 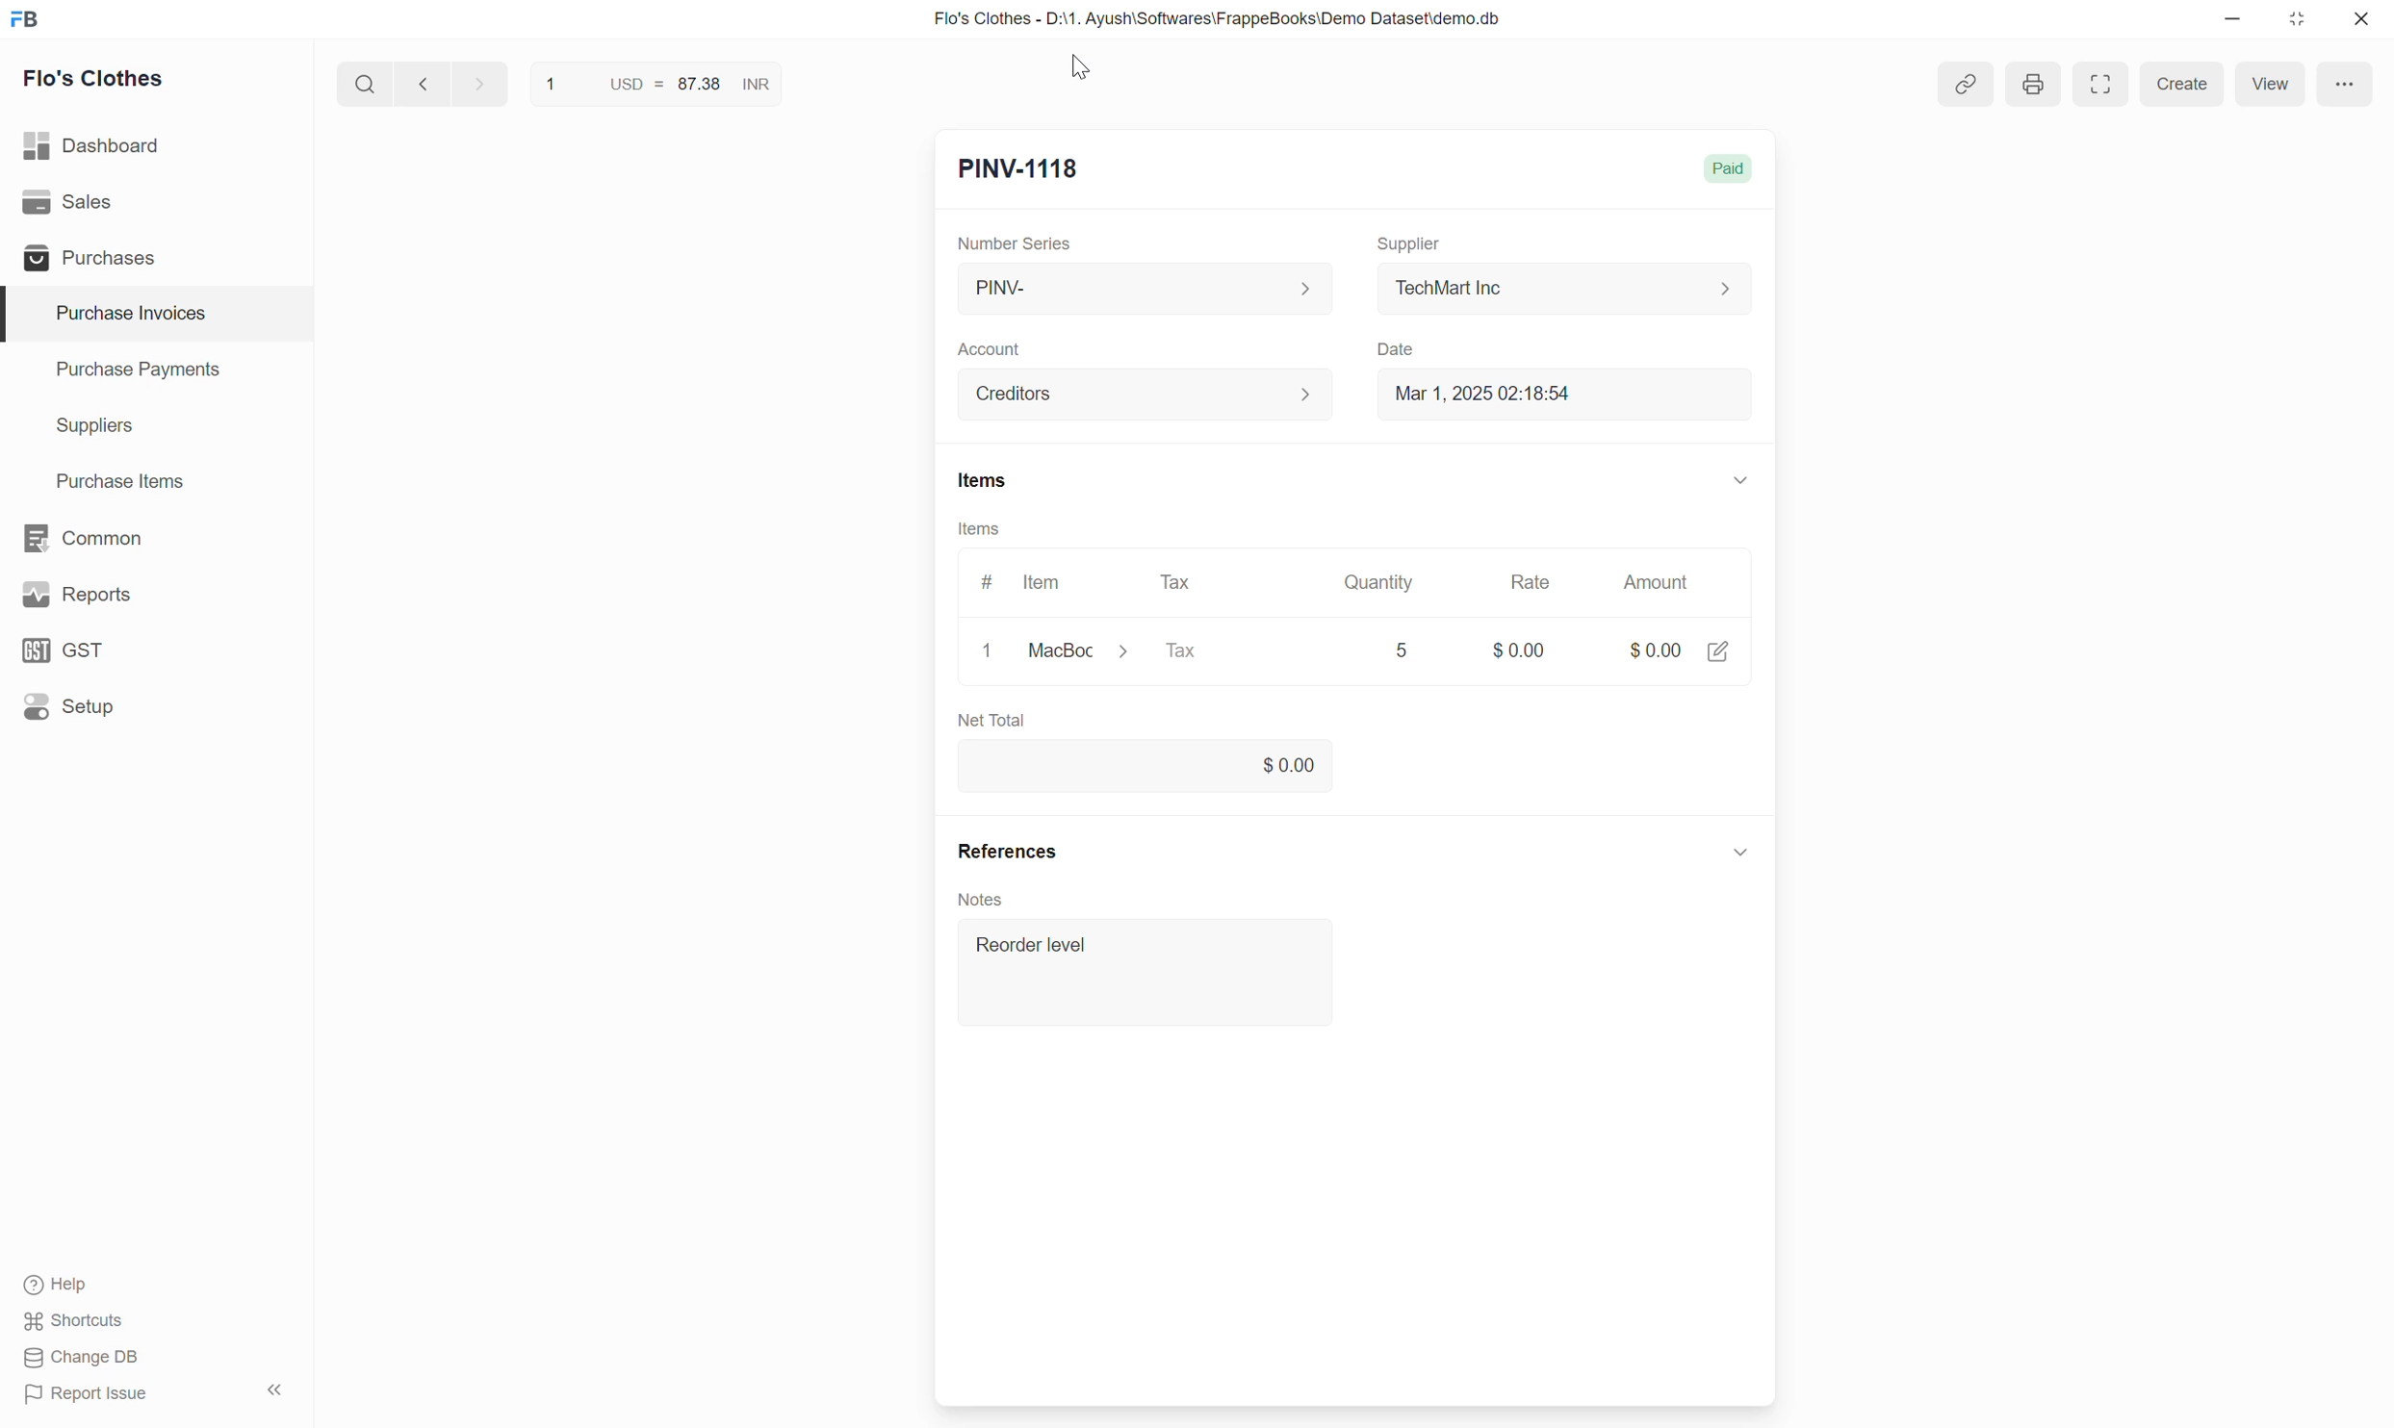 What do you see at coordinates (1519, 642) in the screenshot?
I see `$0.00` at bounding box center [1519, 642].